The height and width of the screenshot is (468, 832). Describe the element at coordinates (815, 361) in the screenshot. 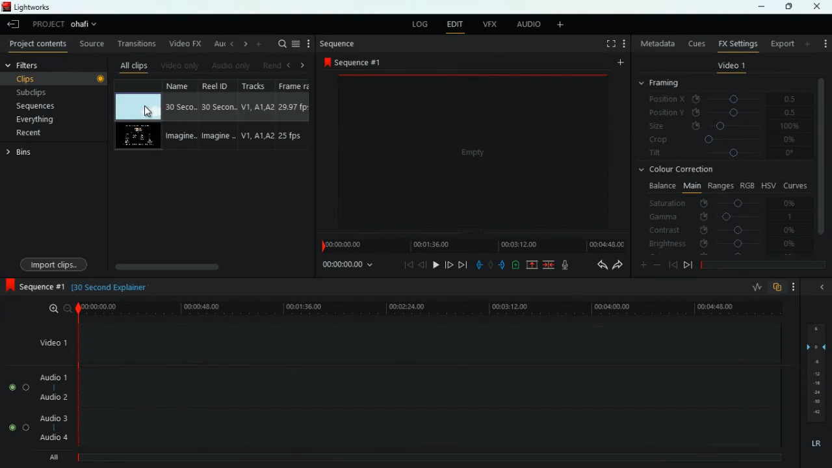

I see `-6 (layer)` at that location.